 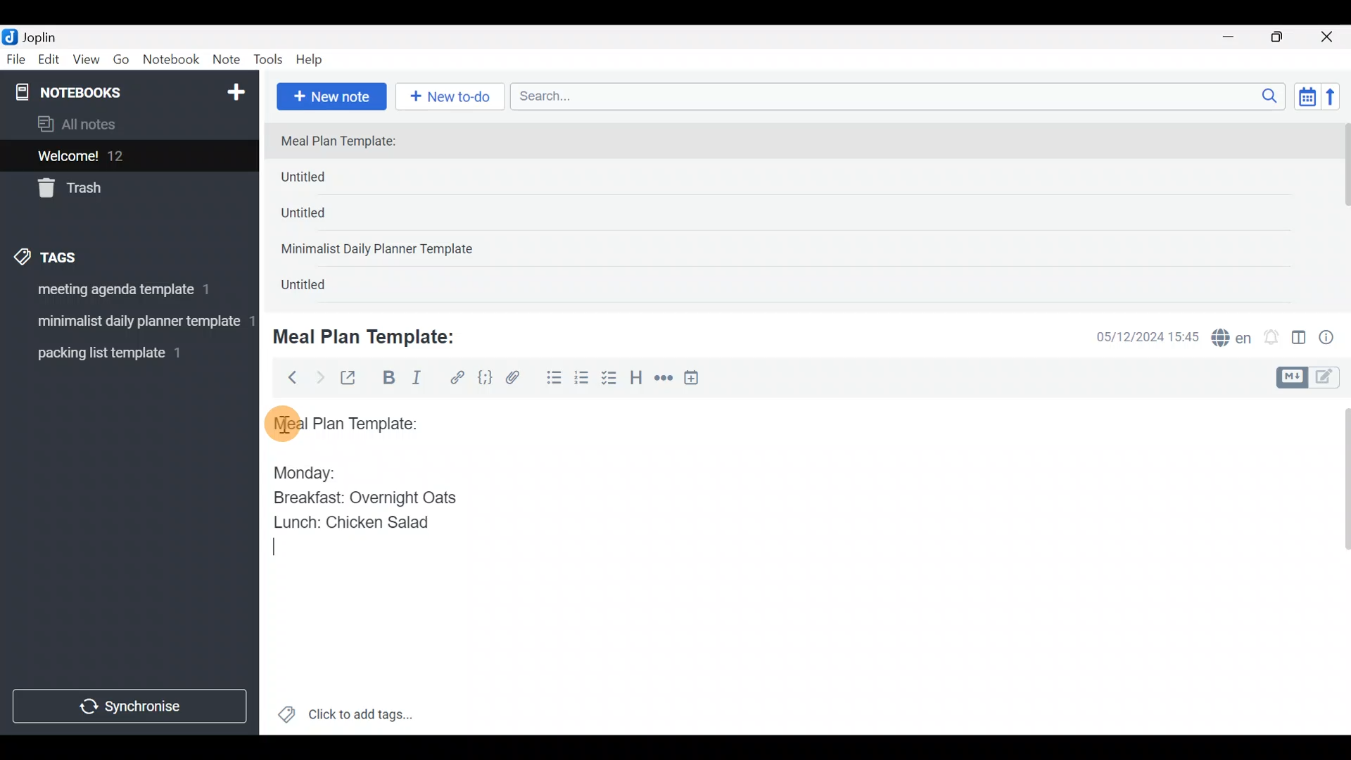 What do you see at coordinates (1307, 97) in the screenshot?
I see `Toggle sort order` at bounding box center [1307, 97].